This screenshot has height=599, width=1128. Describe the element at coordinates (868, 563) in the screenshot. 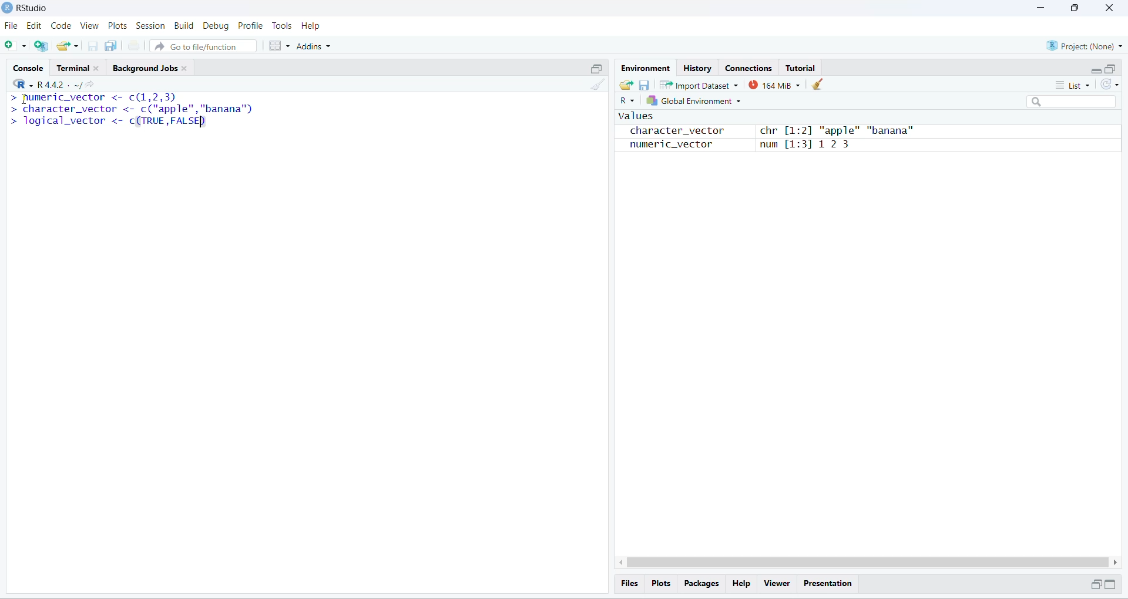

I see `scrollbar` at that location.